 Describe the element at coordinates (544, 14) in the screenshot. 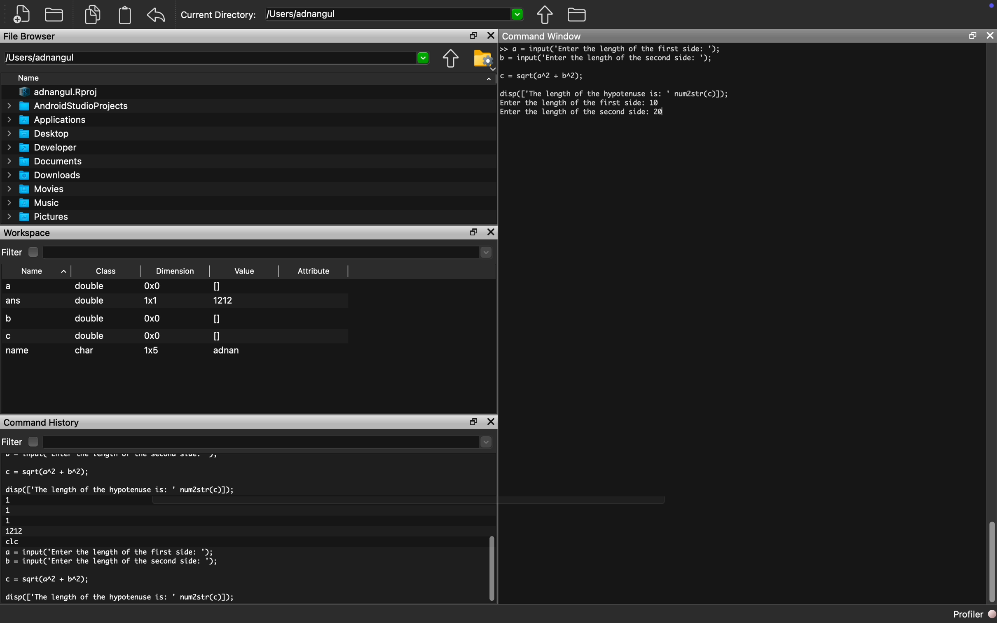

I see `move up` at that location.